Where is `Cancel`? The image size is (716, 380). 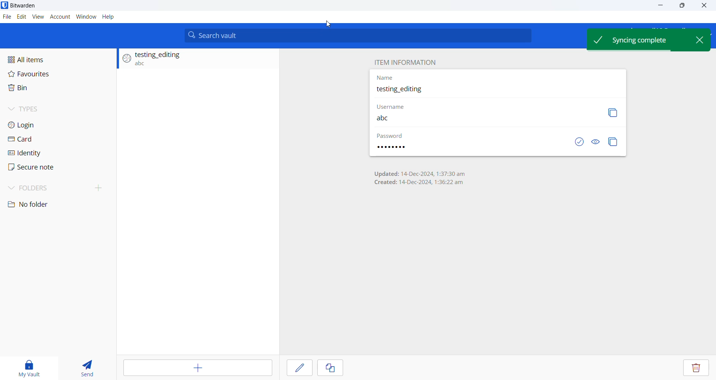
Cancel is located at coordinates (335, 368).